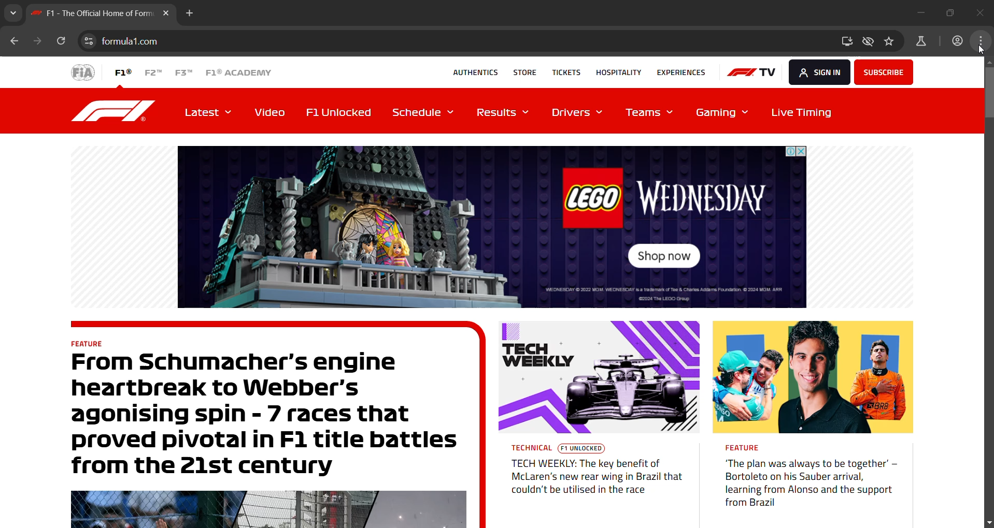  I want to click on bookmark, so click(891, 42).